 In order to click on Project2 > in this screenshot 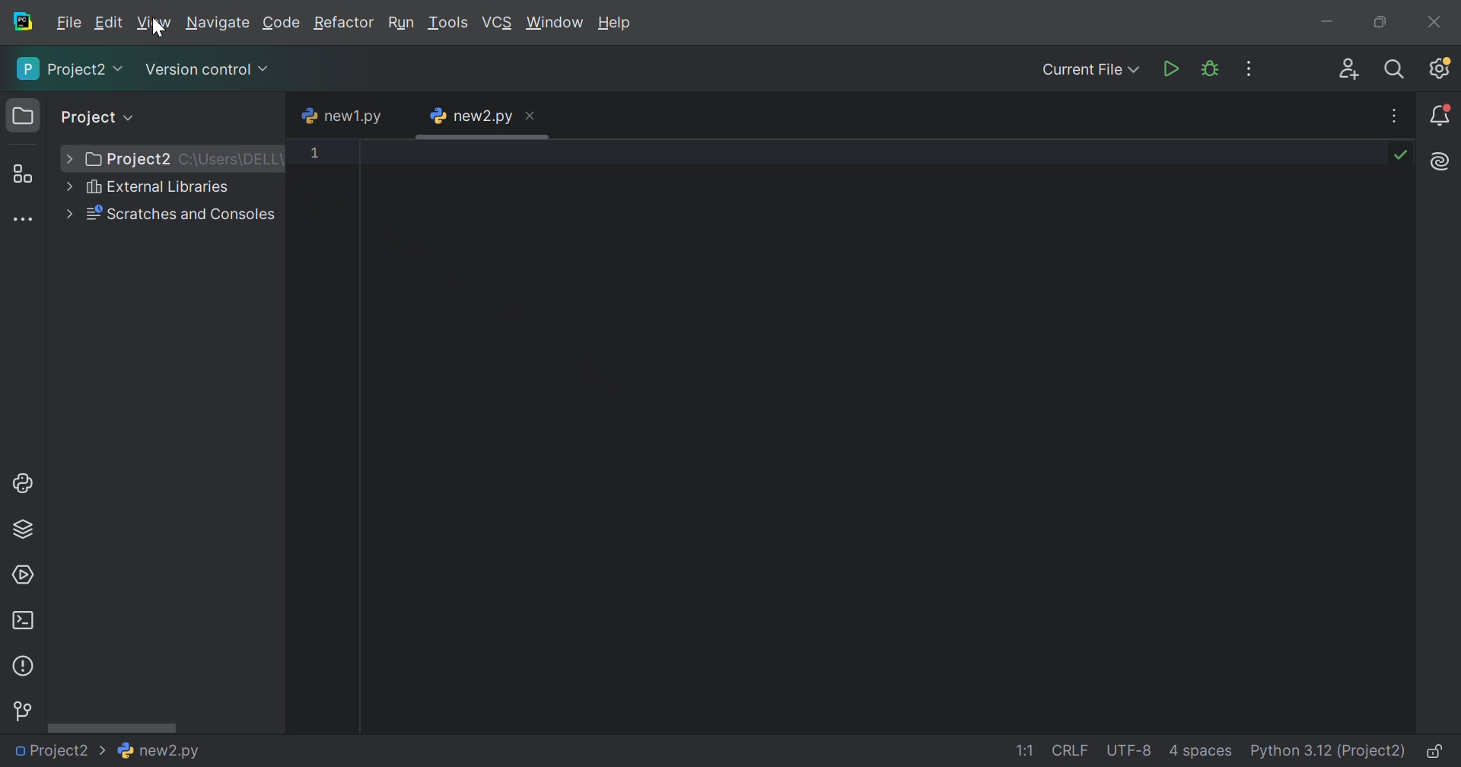, I will do `click(57, 750)`.